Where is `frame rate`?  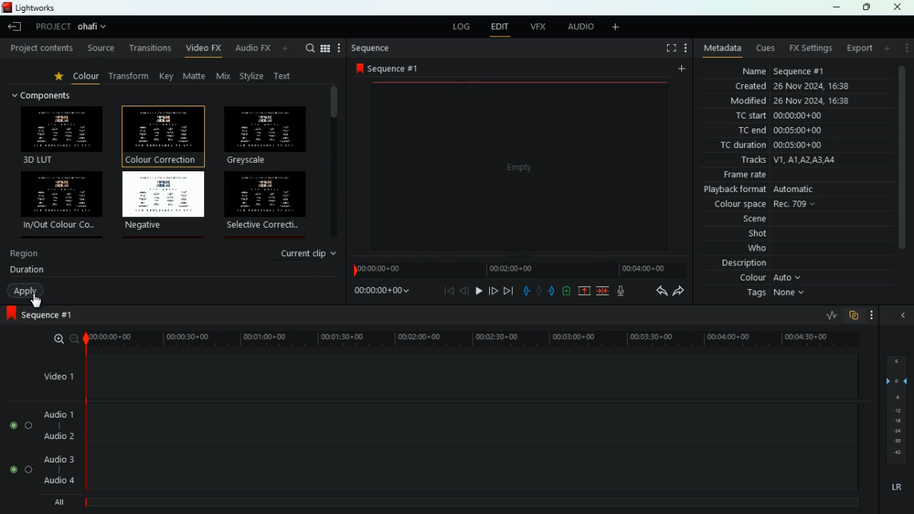 frame rate is located at coordinates (793, 175).